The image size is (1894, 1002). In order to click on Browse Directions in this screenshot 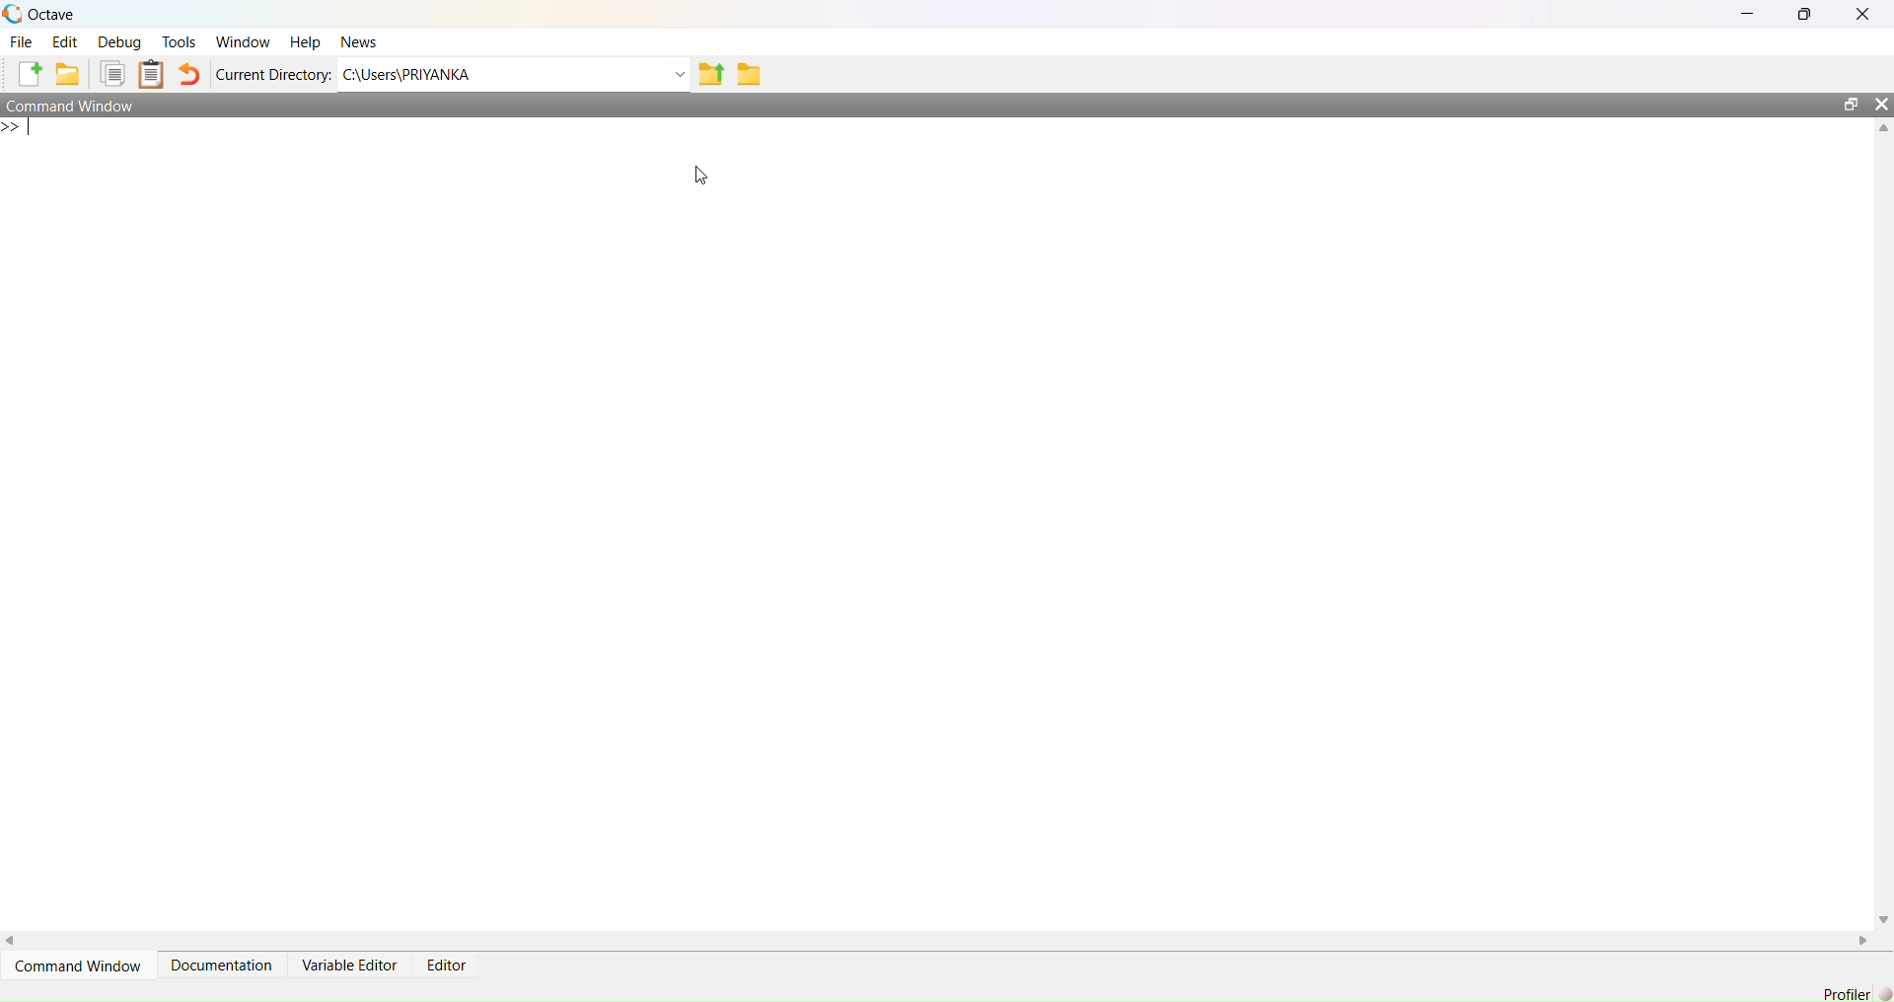, I will do `click(750, 74)`.